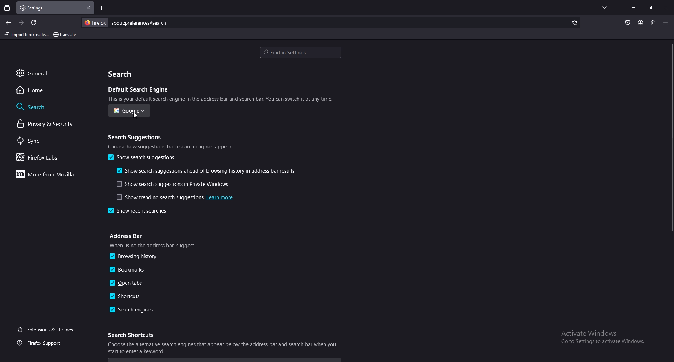 This screenshot has width=674, height=362. What do you see at coordinates (136, 256) in the screenshot?
I see `browsing history` at bounding box center [136, 256].